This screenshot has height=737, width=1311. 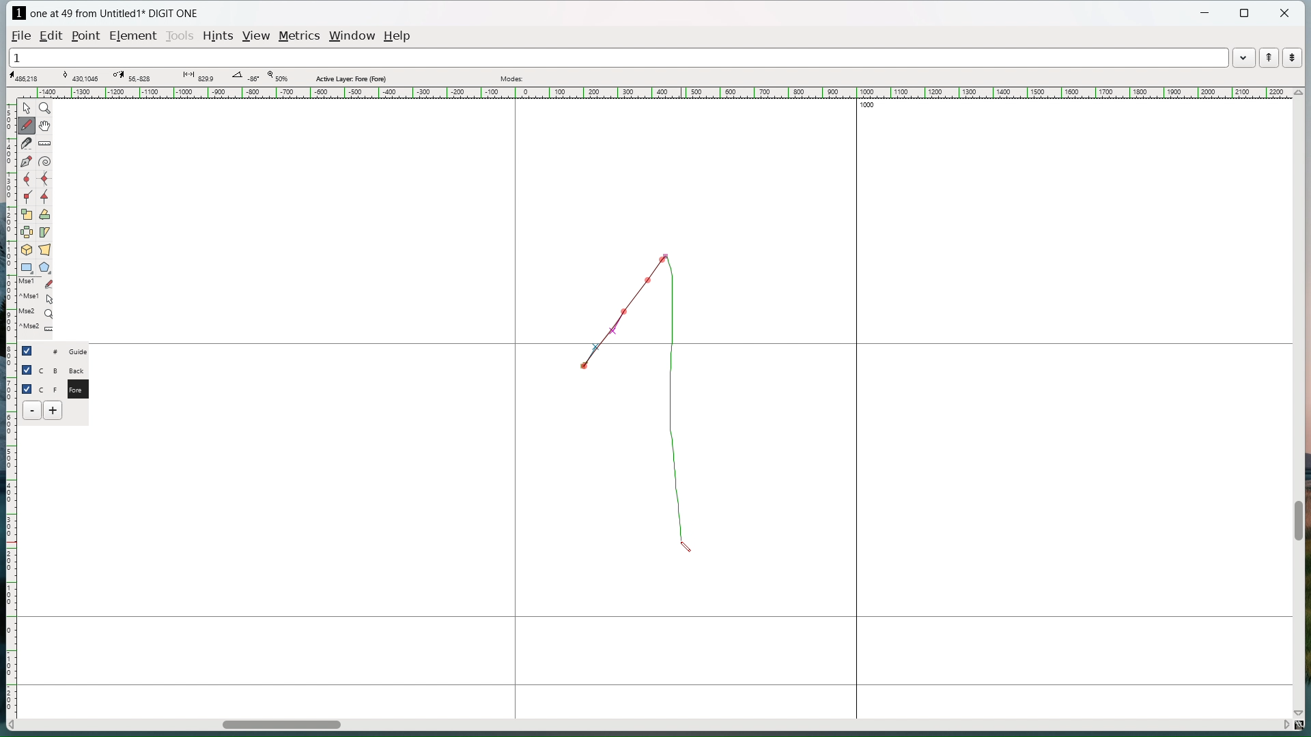 I want to click on 1, so click(x=617, y=57).